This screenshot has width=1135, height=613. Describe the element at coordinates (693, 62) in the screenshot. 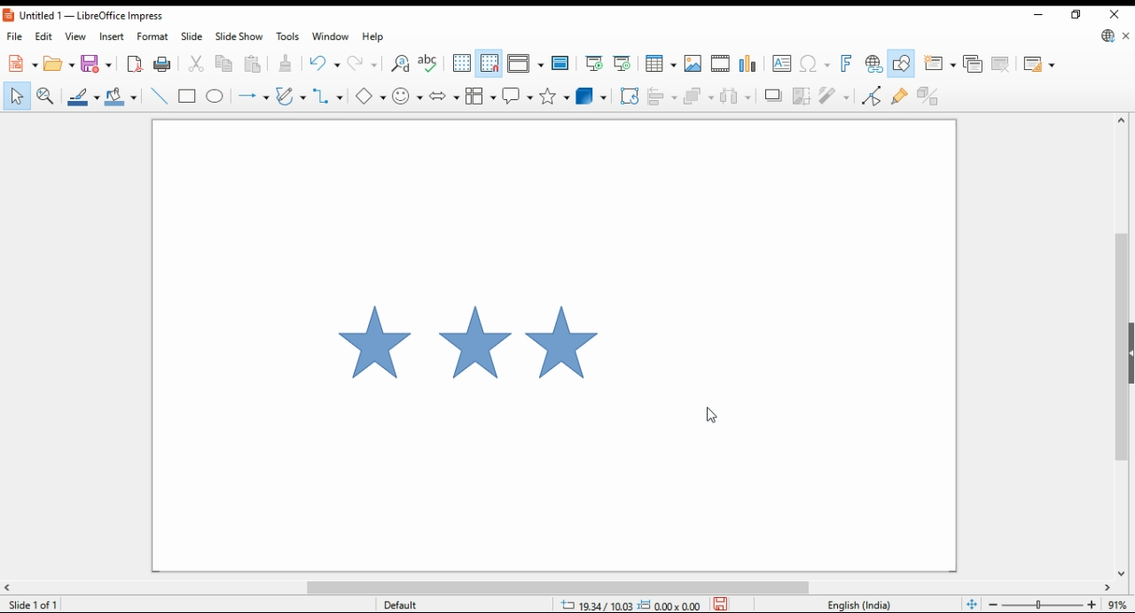

I see `insert image` at that location.